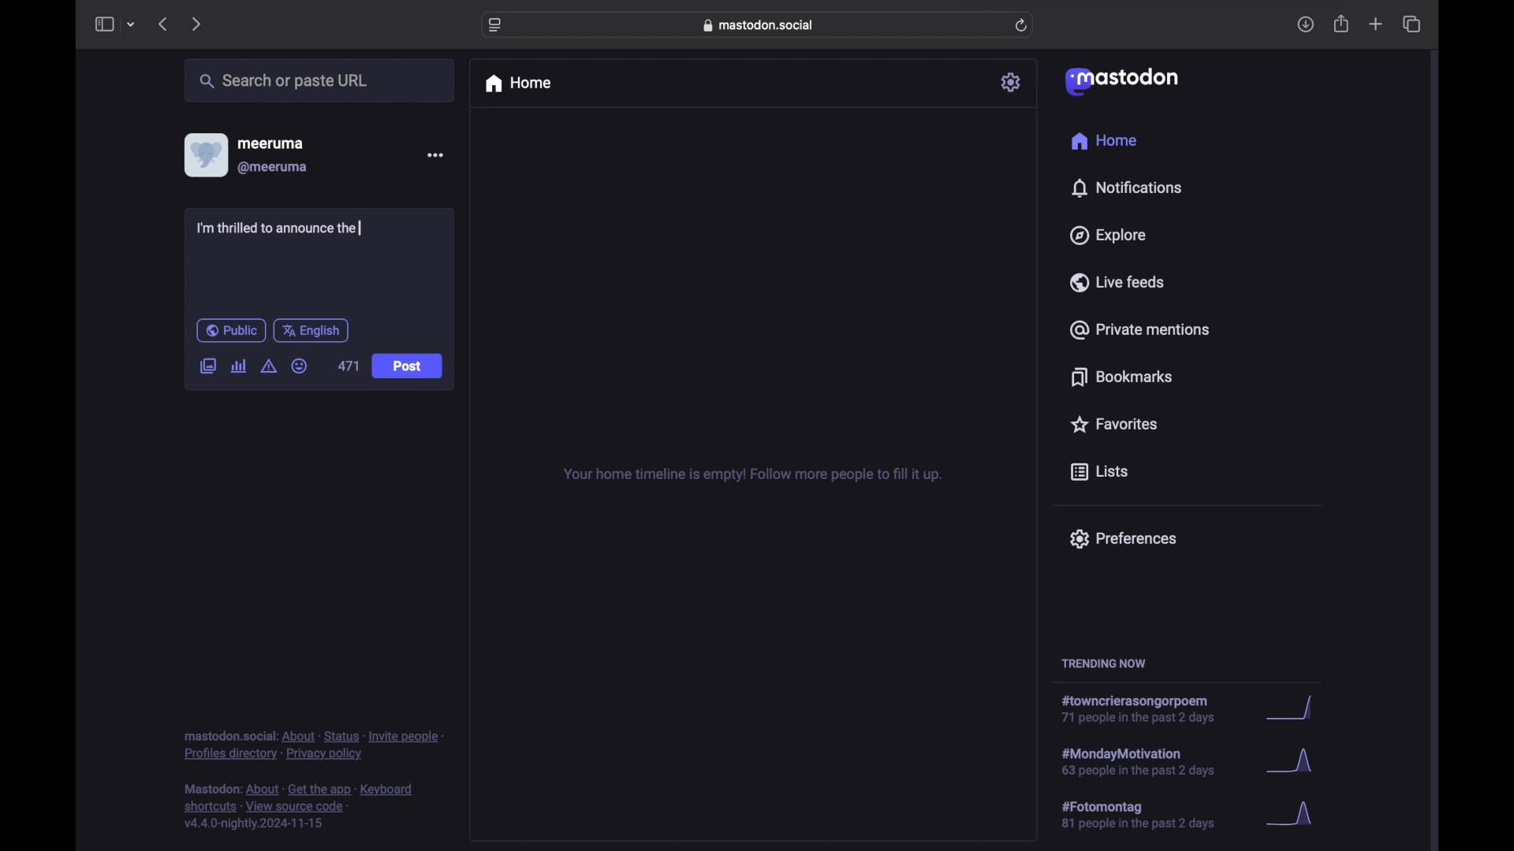  Describe the element at coordinates (274, 168) in the screenshot. I see `@meeruma` at that location.